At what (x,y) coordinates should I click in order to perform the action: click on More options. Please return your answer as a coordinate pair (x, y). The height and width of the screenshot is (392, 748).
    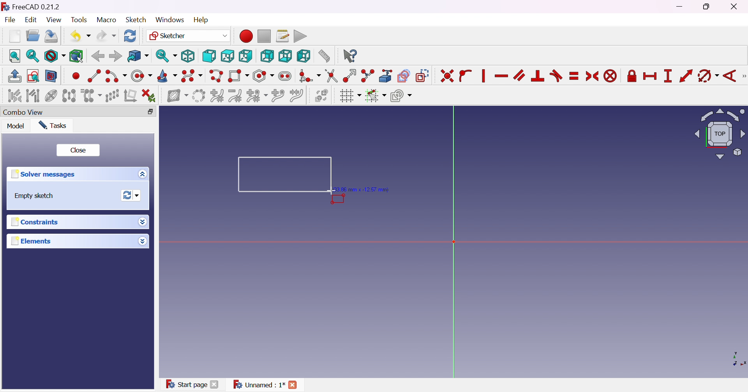
    Looking at the image, I should click on (145, 174).